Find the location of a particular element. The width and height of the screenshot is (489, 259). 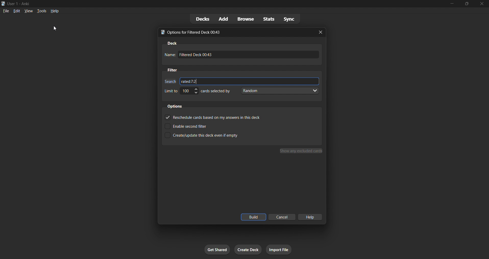

cursor is located at coordinates (56, 30).